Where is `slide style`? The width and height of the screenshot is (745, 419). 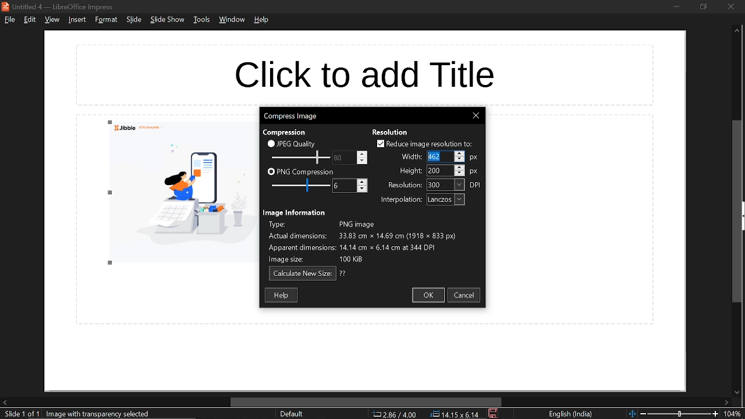 slide style is located at coordinates (292, 414).